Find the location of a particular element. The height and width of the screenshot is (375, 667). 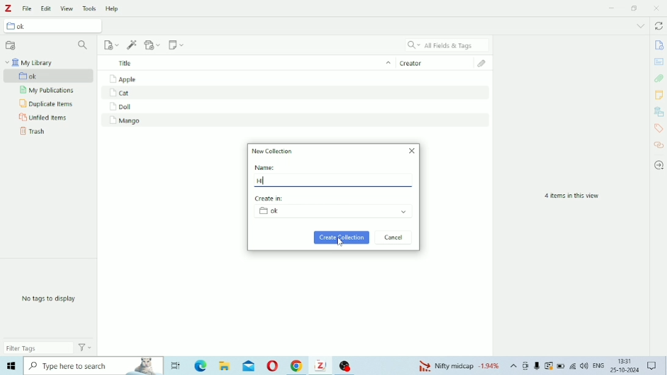

HI is located at coordinates (264, 180).